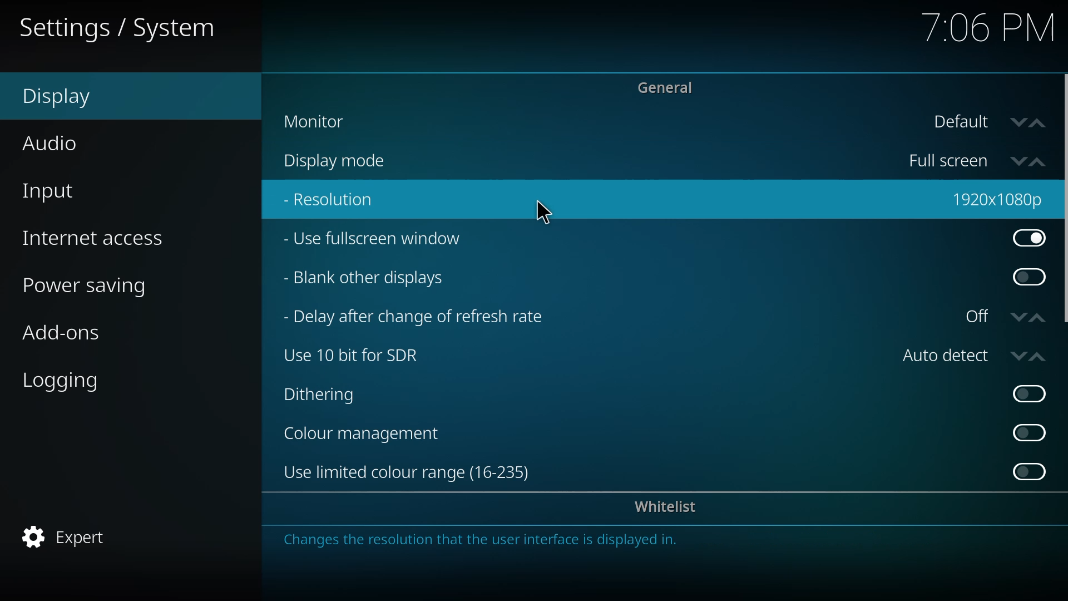 Image resolution: width=1068 pixels, height=601 pixels. I want to click on auto detect, so click(976, 354).